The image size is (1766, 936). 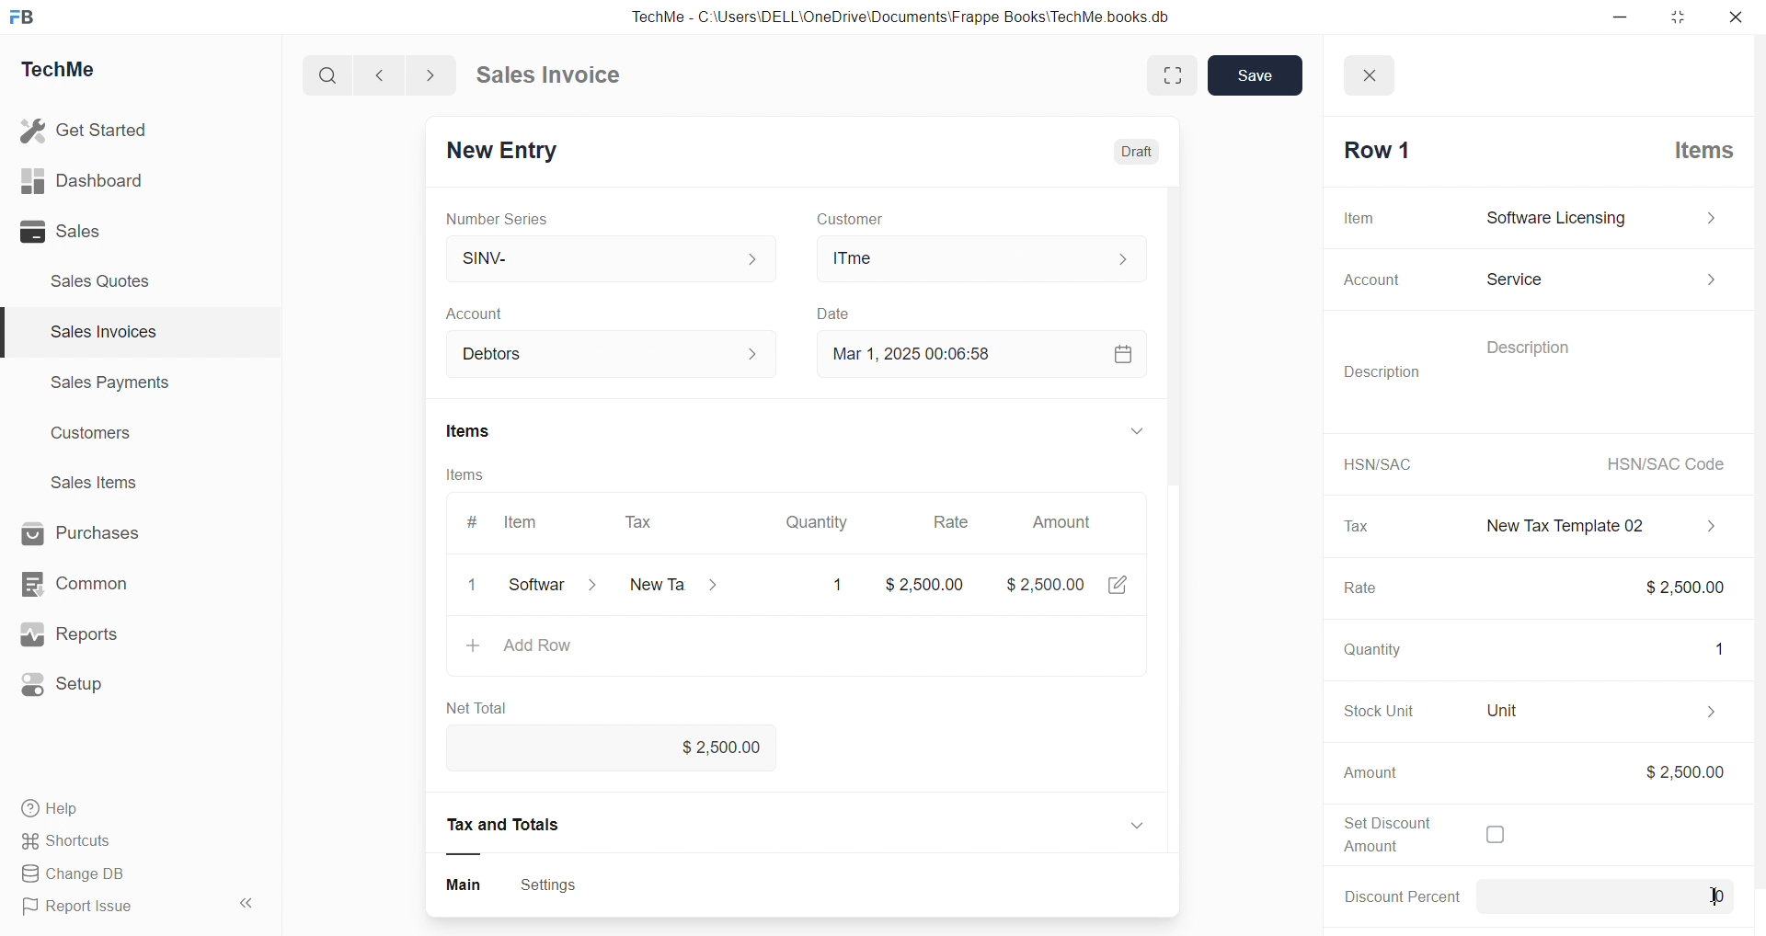 What do you see at coordinates (1355, 590) in the screenshot?
I see `Rate` at bounding box center [1355, 590].